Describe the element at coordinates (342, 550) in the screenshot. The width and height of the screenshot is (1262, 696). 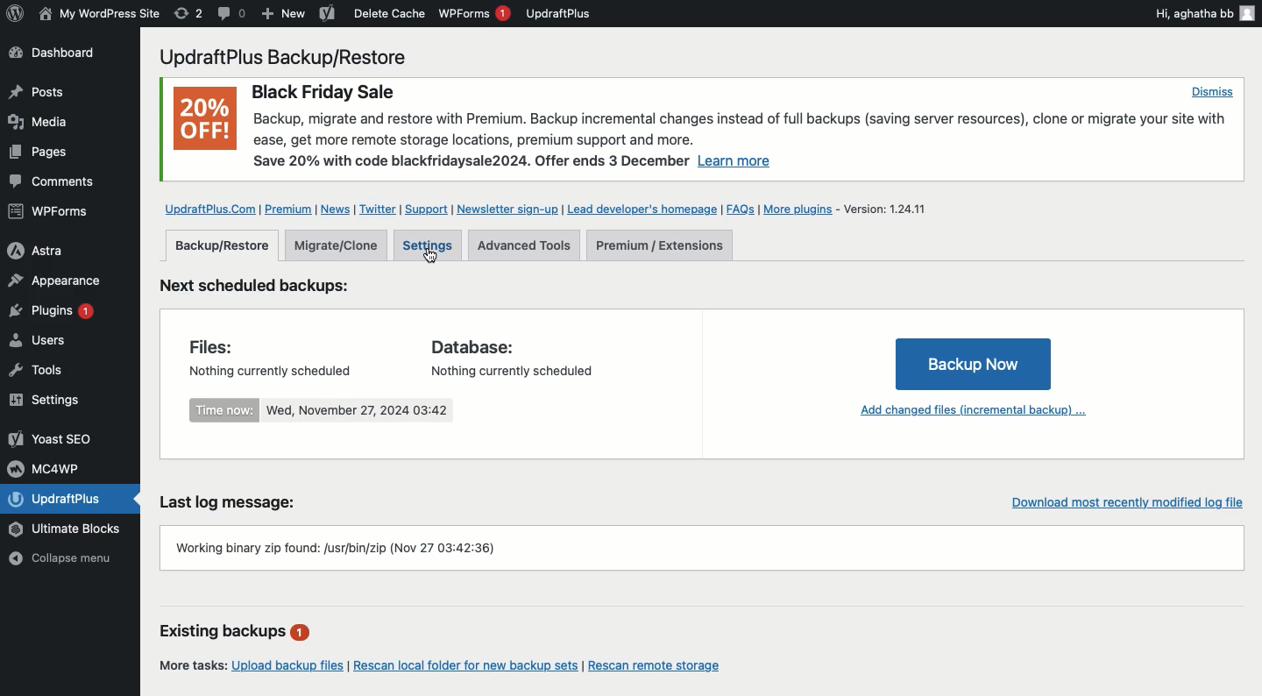
I see `Working binary zip found: /usr/bin/zip (Nov 27 03:42:36)` at that location.